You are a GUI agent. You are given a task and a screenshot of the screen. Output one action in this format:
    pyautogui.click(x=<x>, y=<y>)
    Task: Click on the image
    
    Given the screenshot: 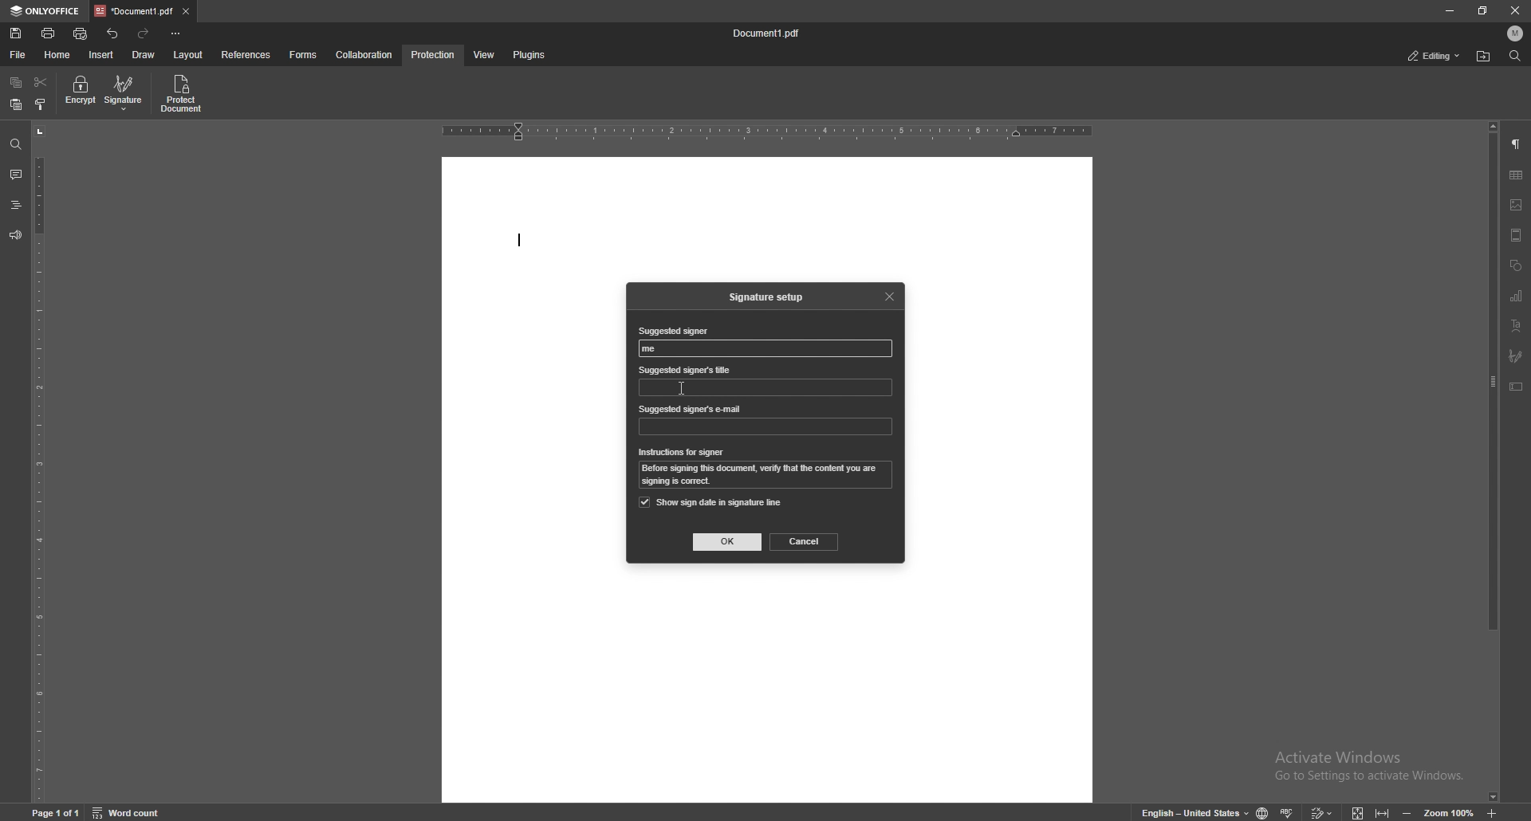 What is the action you would take?
    pyautogui.click(x=1517, y=205)
    